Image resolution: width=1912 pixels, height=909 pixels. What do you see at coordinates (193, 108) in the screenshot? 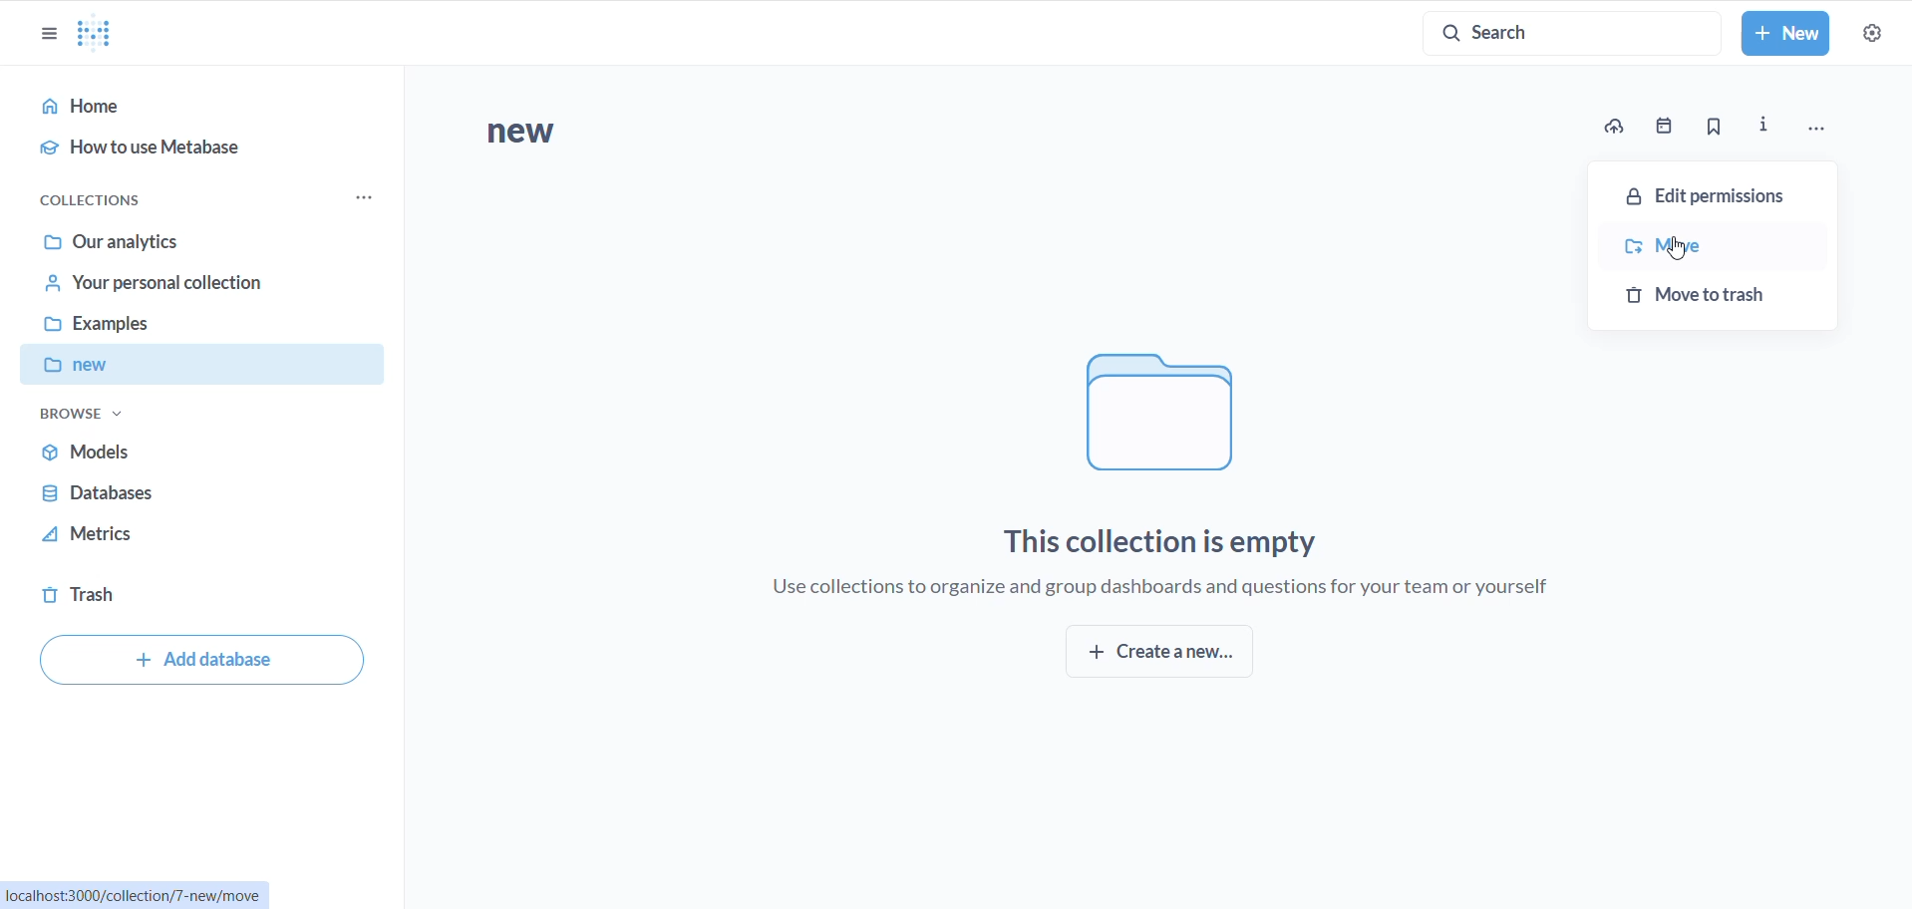
I see `home` at bounding box center [193, 108].